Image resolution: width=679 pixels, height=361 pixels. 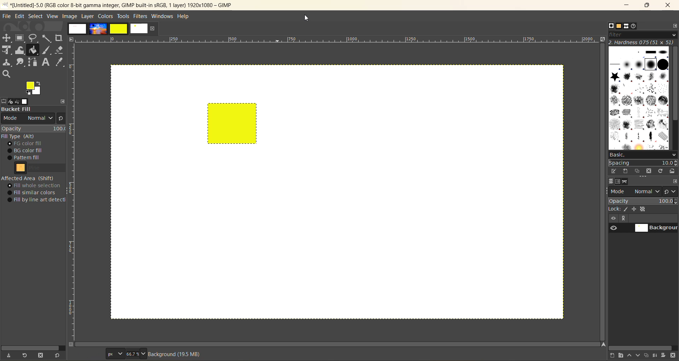 What do you see at coordinates (60, 119) in the screenshot?
I see `switch to another group` at bounding box center [60, 119].